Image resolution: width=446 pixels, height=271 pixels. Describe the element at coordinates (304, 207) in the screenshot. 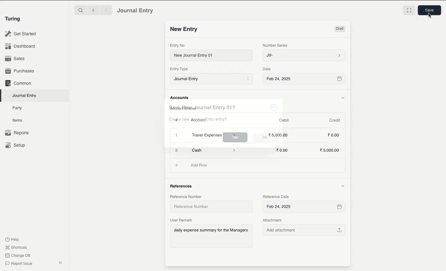

I see `Feb 24, 2025` at that location.